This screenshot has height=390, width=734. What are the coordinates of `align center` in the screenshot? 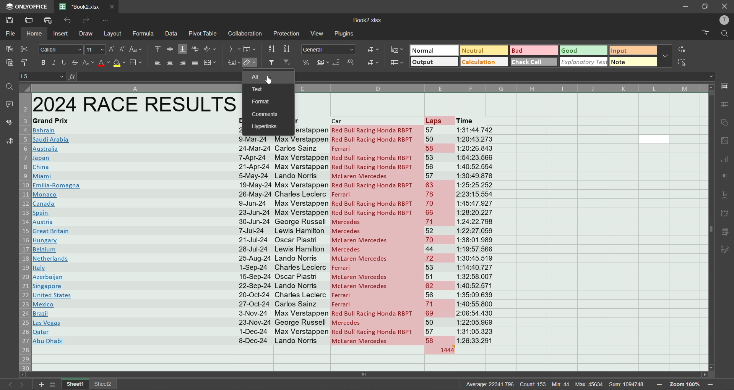 It's located at (171, 63).